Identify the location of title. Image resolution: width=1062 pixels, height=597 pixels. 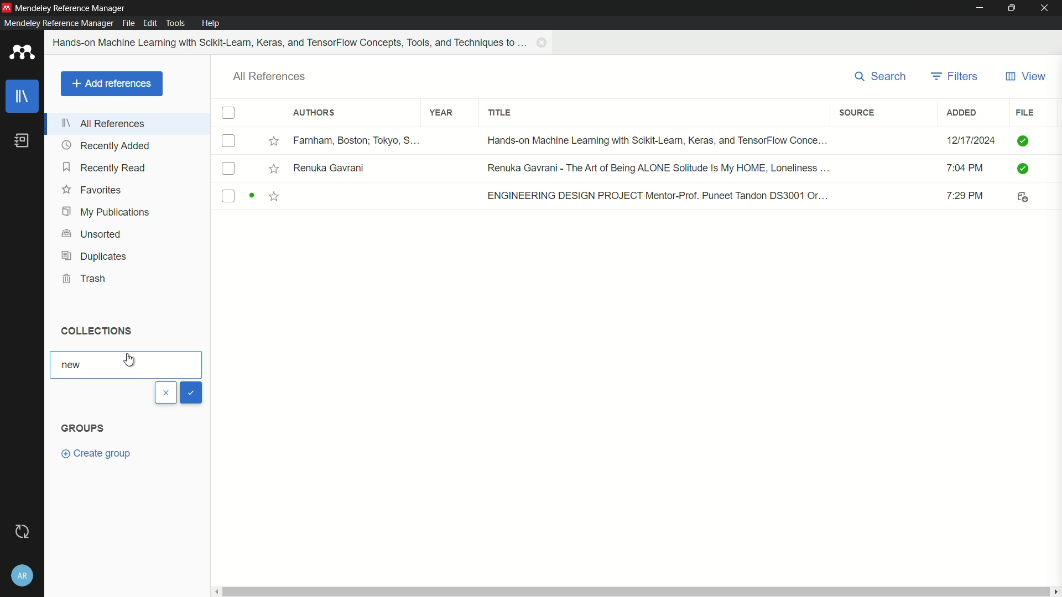
(500, 113).